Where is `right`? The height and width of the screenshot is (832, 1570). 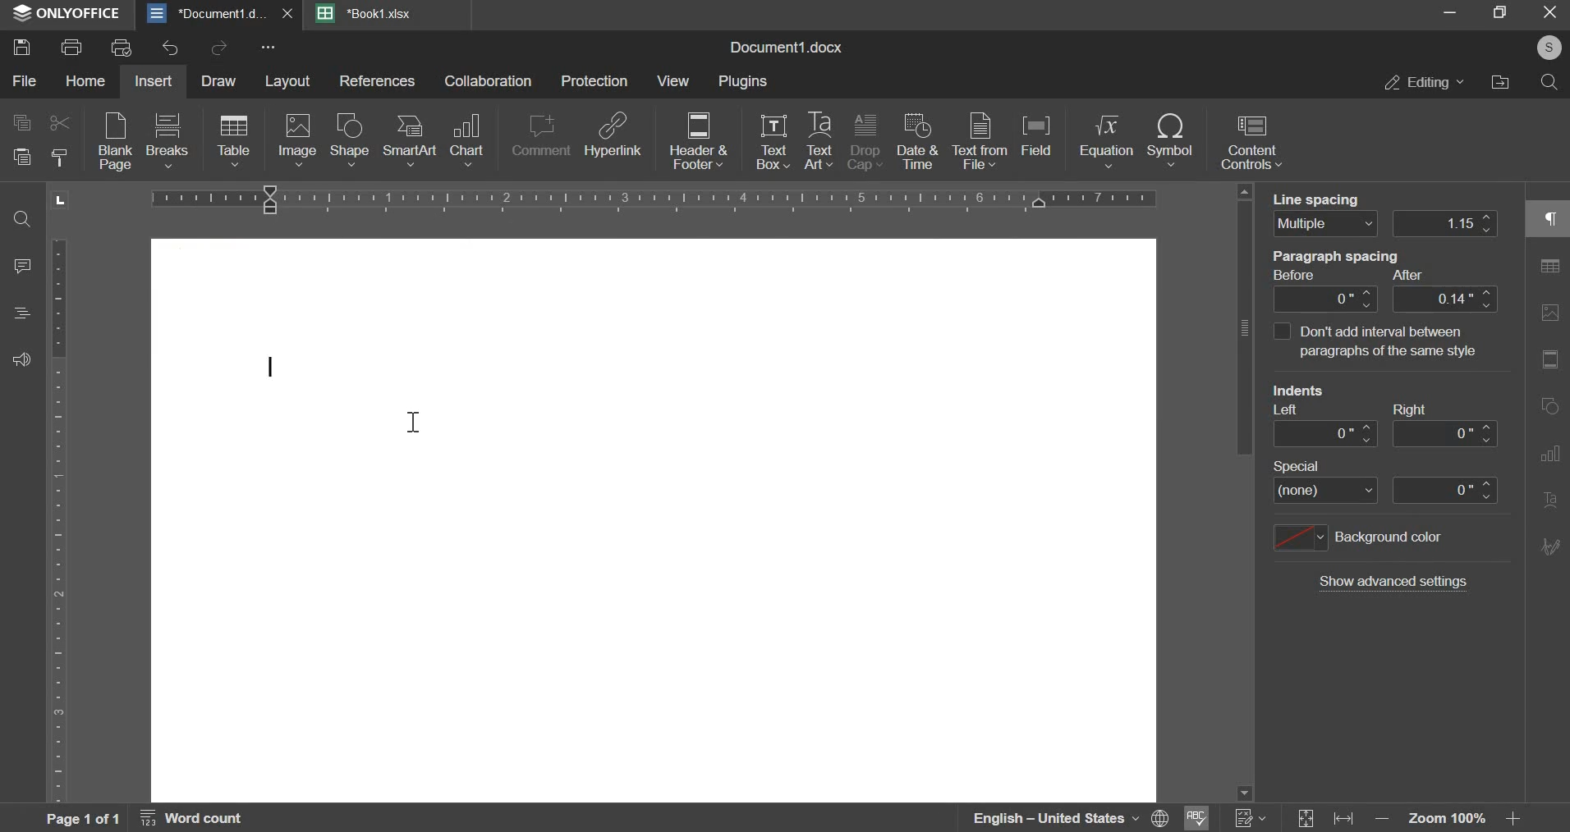
right is located at coordinates (1444, 434).